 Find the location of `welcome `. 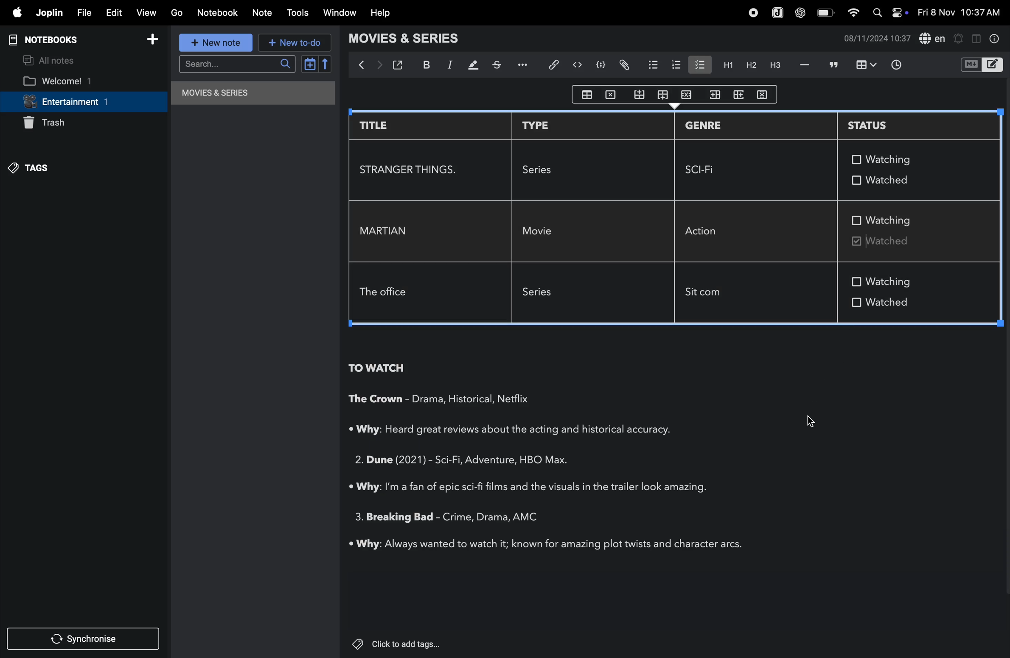

welcome  is located at coordinates (73, 81).